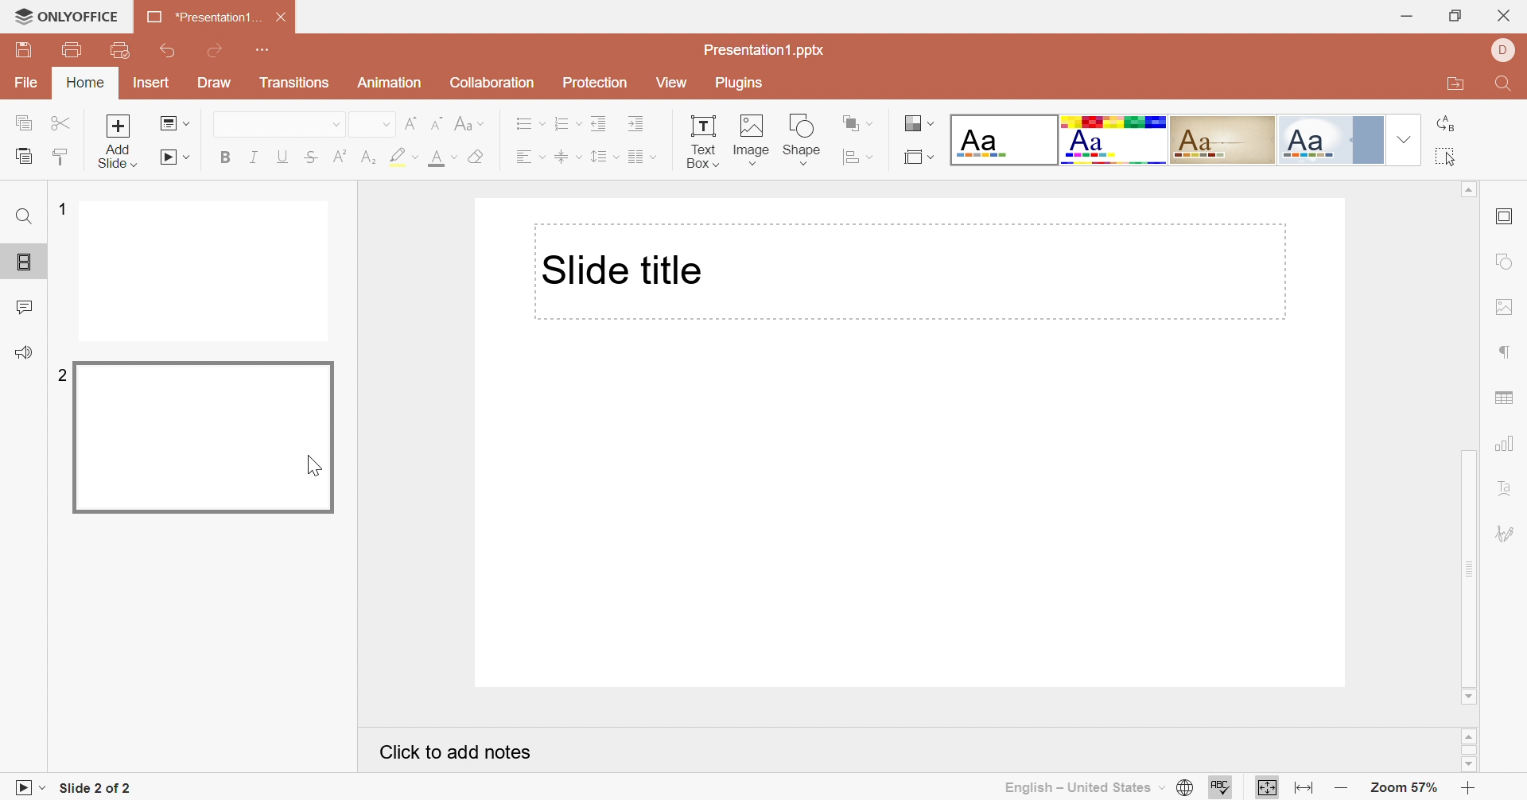 This screenshot has width=1527, height=800. I want to click on scroll bar, so click(1467, 751).